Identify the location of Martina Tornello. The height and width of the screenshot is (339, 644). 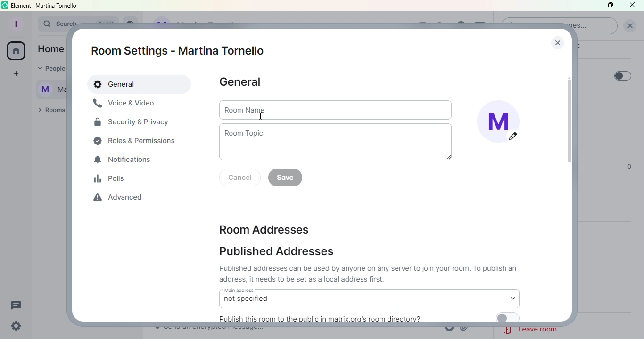
(48, 88).